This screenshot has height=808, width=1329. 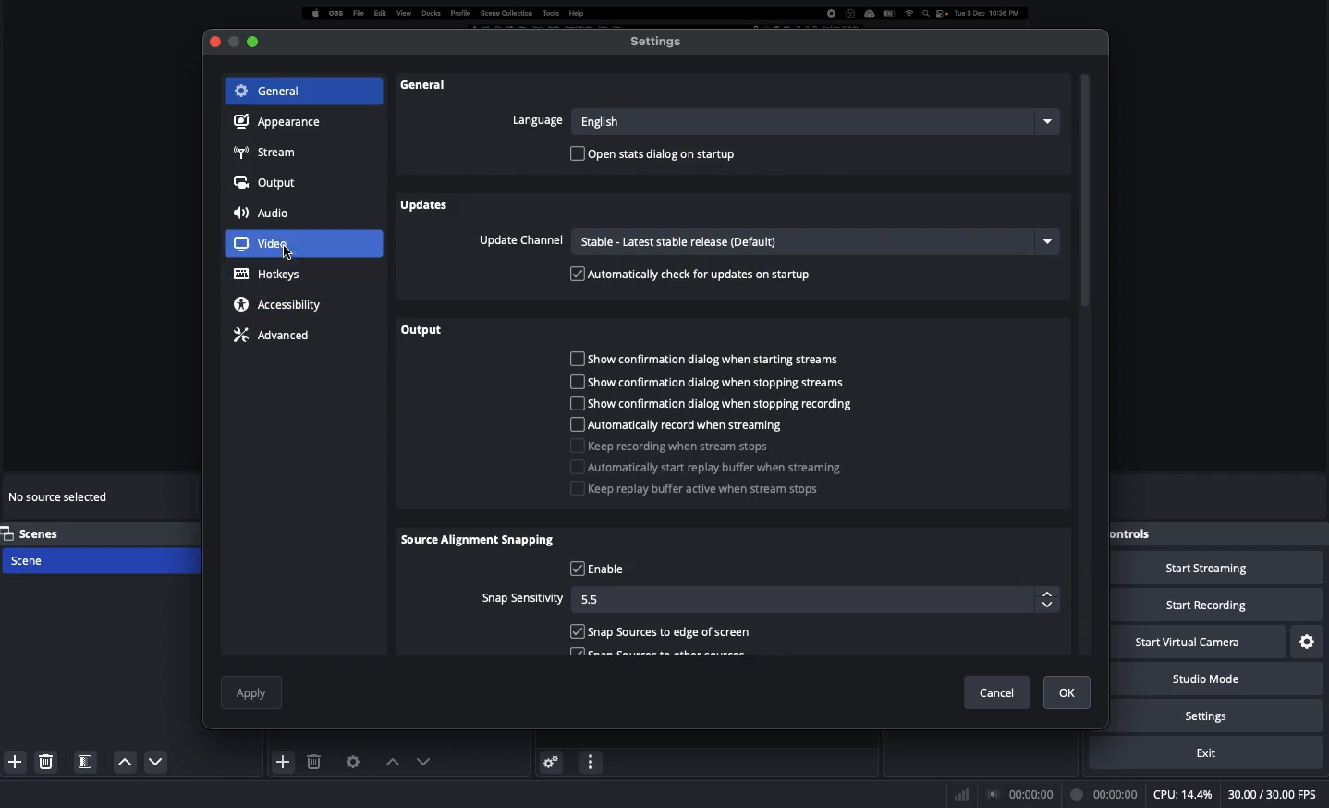 What do you see at coordinates (265, 151) in the screenshot?
I see `Stream` at bounding box center [265, 151].